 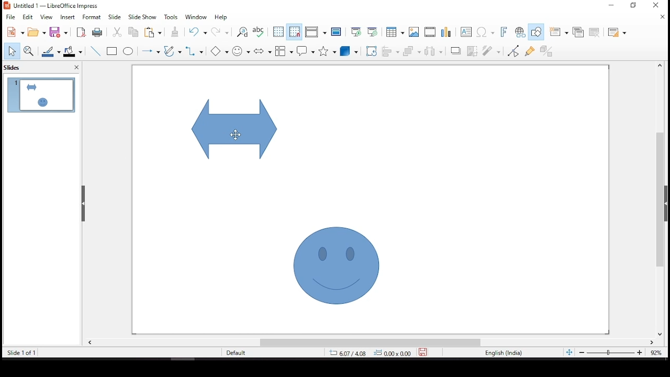 What do you see at coordinates (372, 51) in the screenshot?
I see `rotate` at bounding box center [372, 51].